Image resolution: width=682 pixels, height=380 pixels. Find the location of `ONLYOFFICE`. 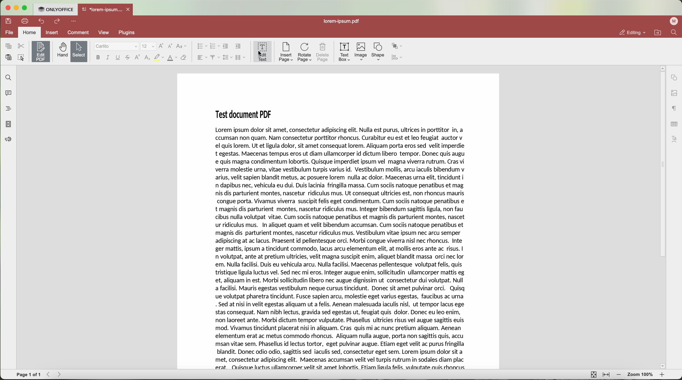

ONLYOFFICE is located at coordinates (56, 10).